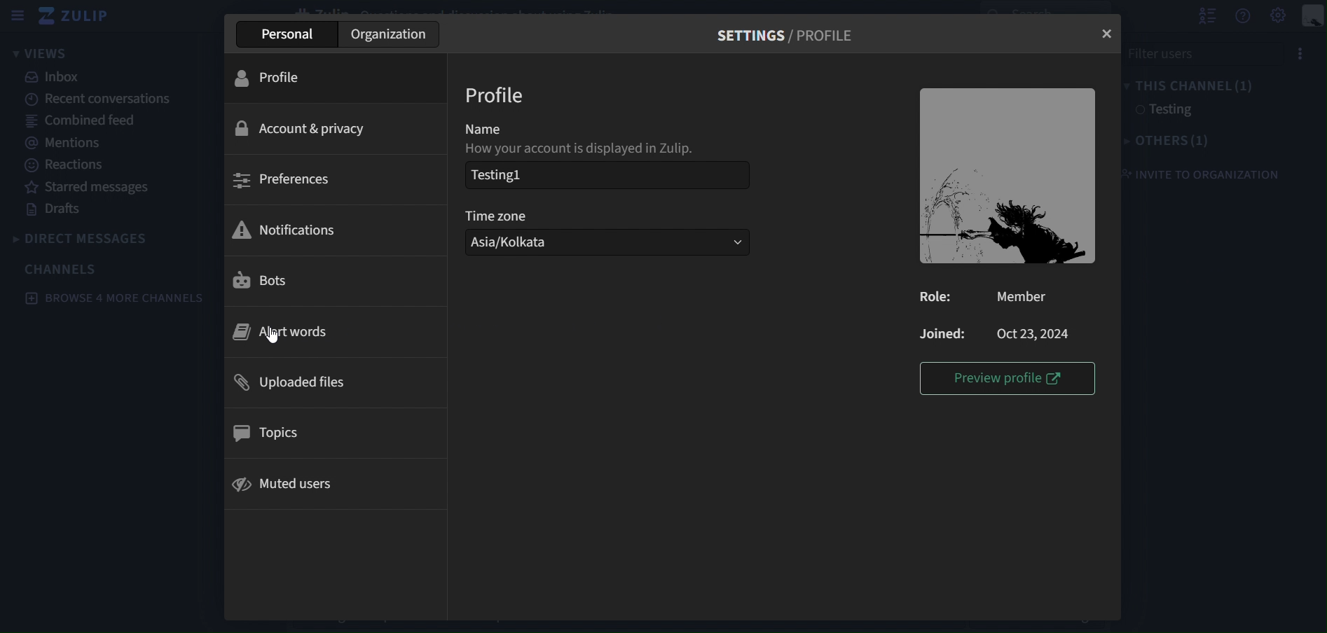 The image size is (1327, 633). What do you see at coordinates (507, 218) in the screenshot?
I see `time zone` at bounding box center [507, 218].